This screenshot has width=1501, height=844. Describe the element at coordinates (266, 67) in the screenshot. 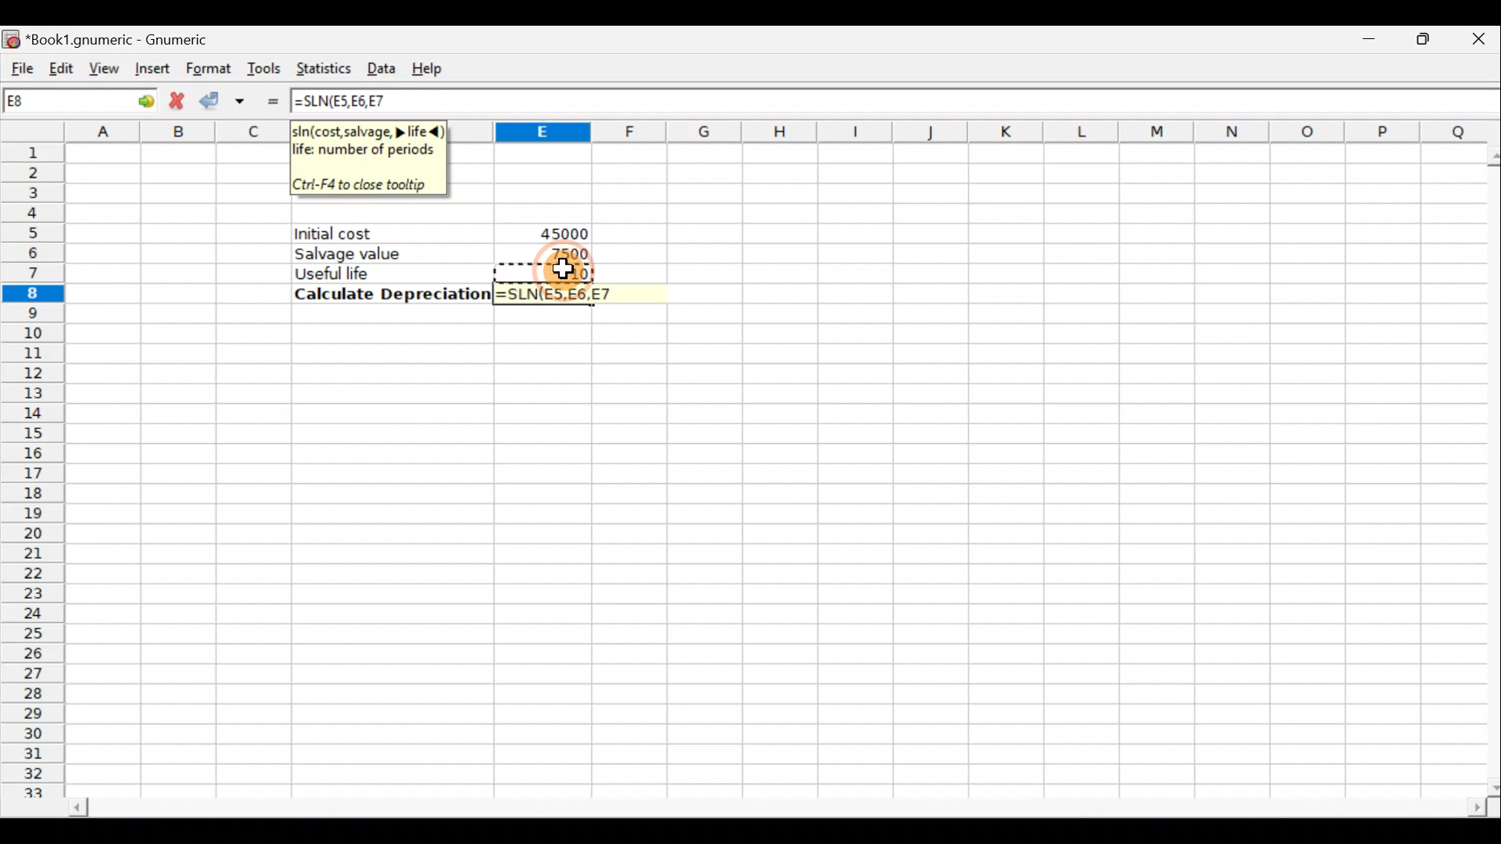

I see `Tools` at that location.